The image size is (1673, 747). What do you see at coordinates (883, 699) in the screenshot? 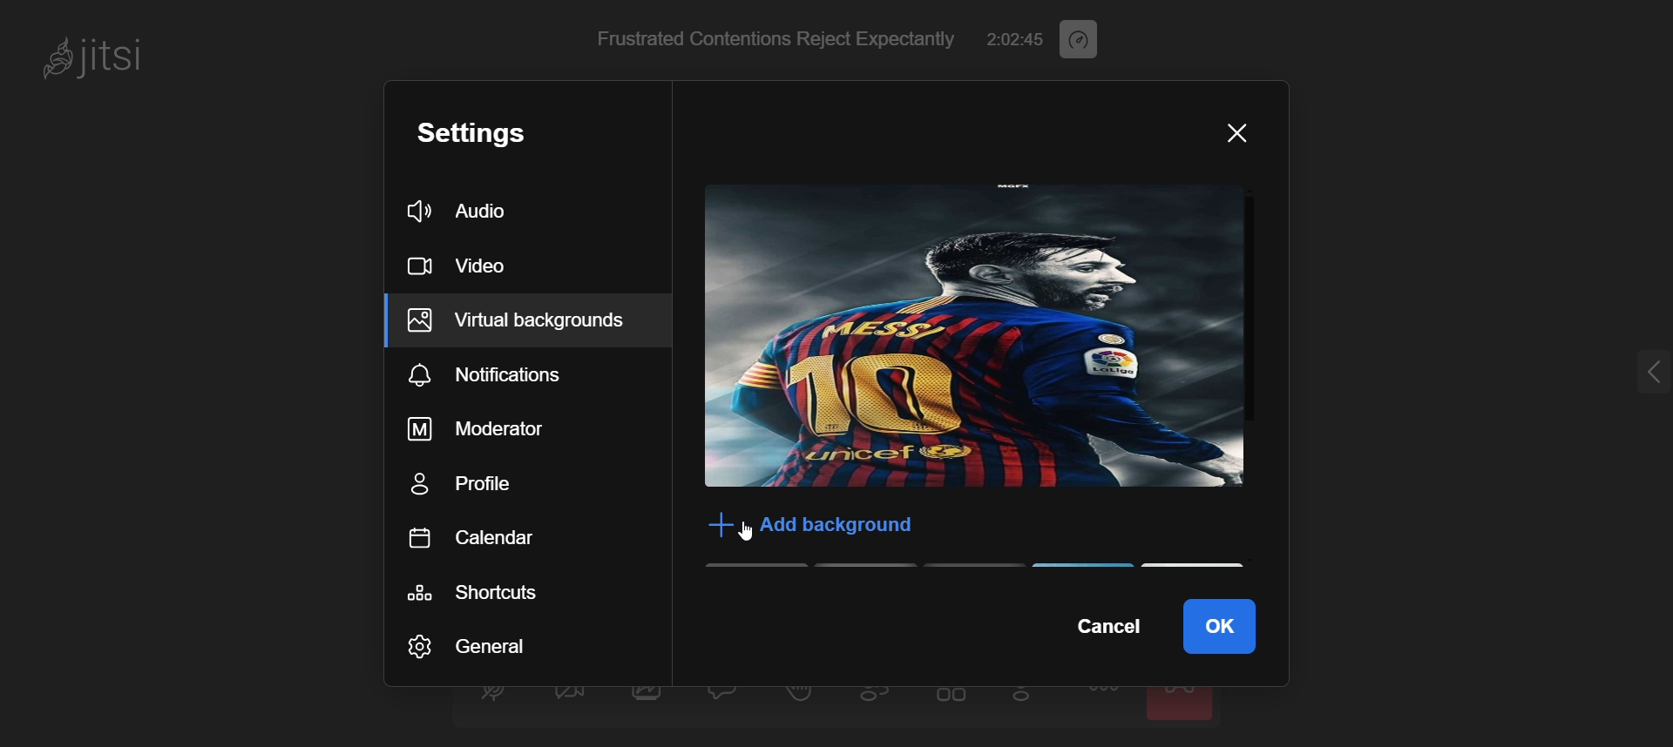
I see `participantd` at bounding box center [883, 699].